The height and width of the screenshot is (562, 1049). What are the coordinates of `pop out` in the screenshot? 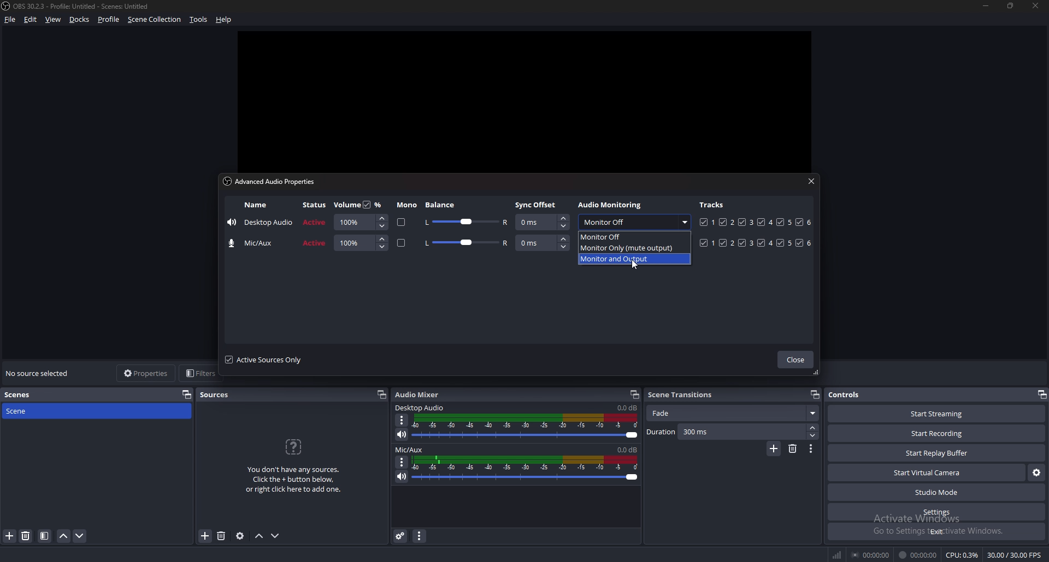 It's located at (186, 394).